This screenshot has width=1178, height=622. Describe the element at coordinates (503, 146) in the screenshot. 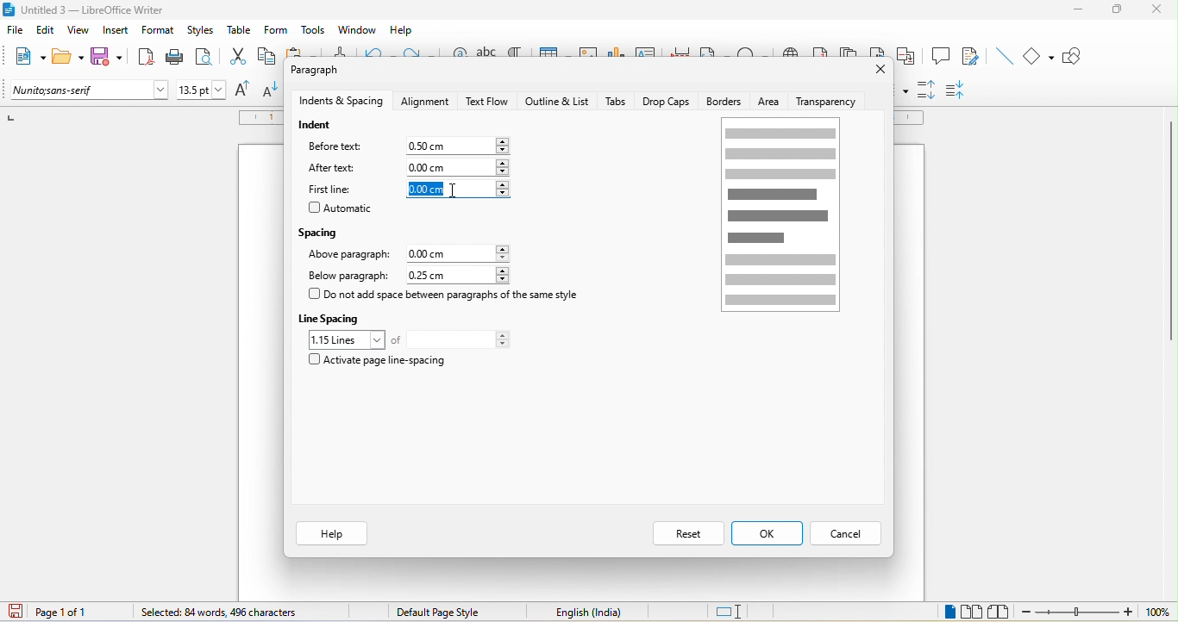

I see `increase or decrease` at that location.